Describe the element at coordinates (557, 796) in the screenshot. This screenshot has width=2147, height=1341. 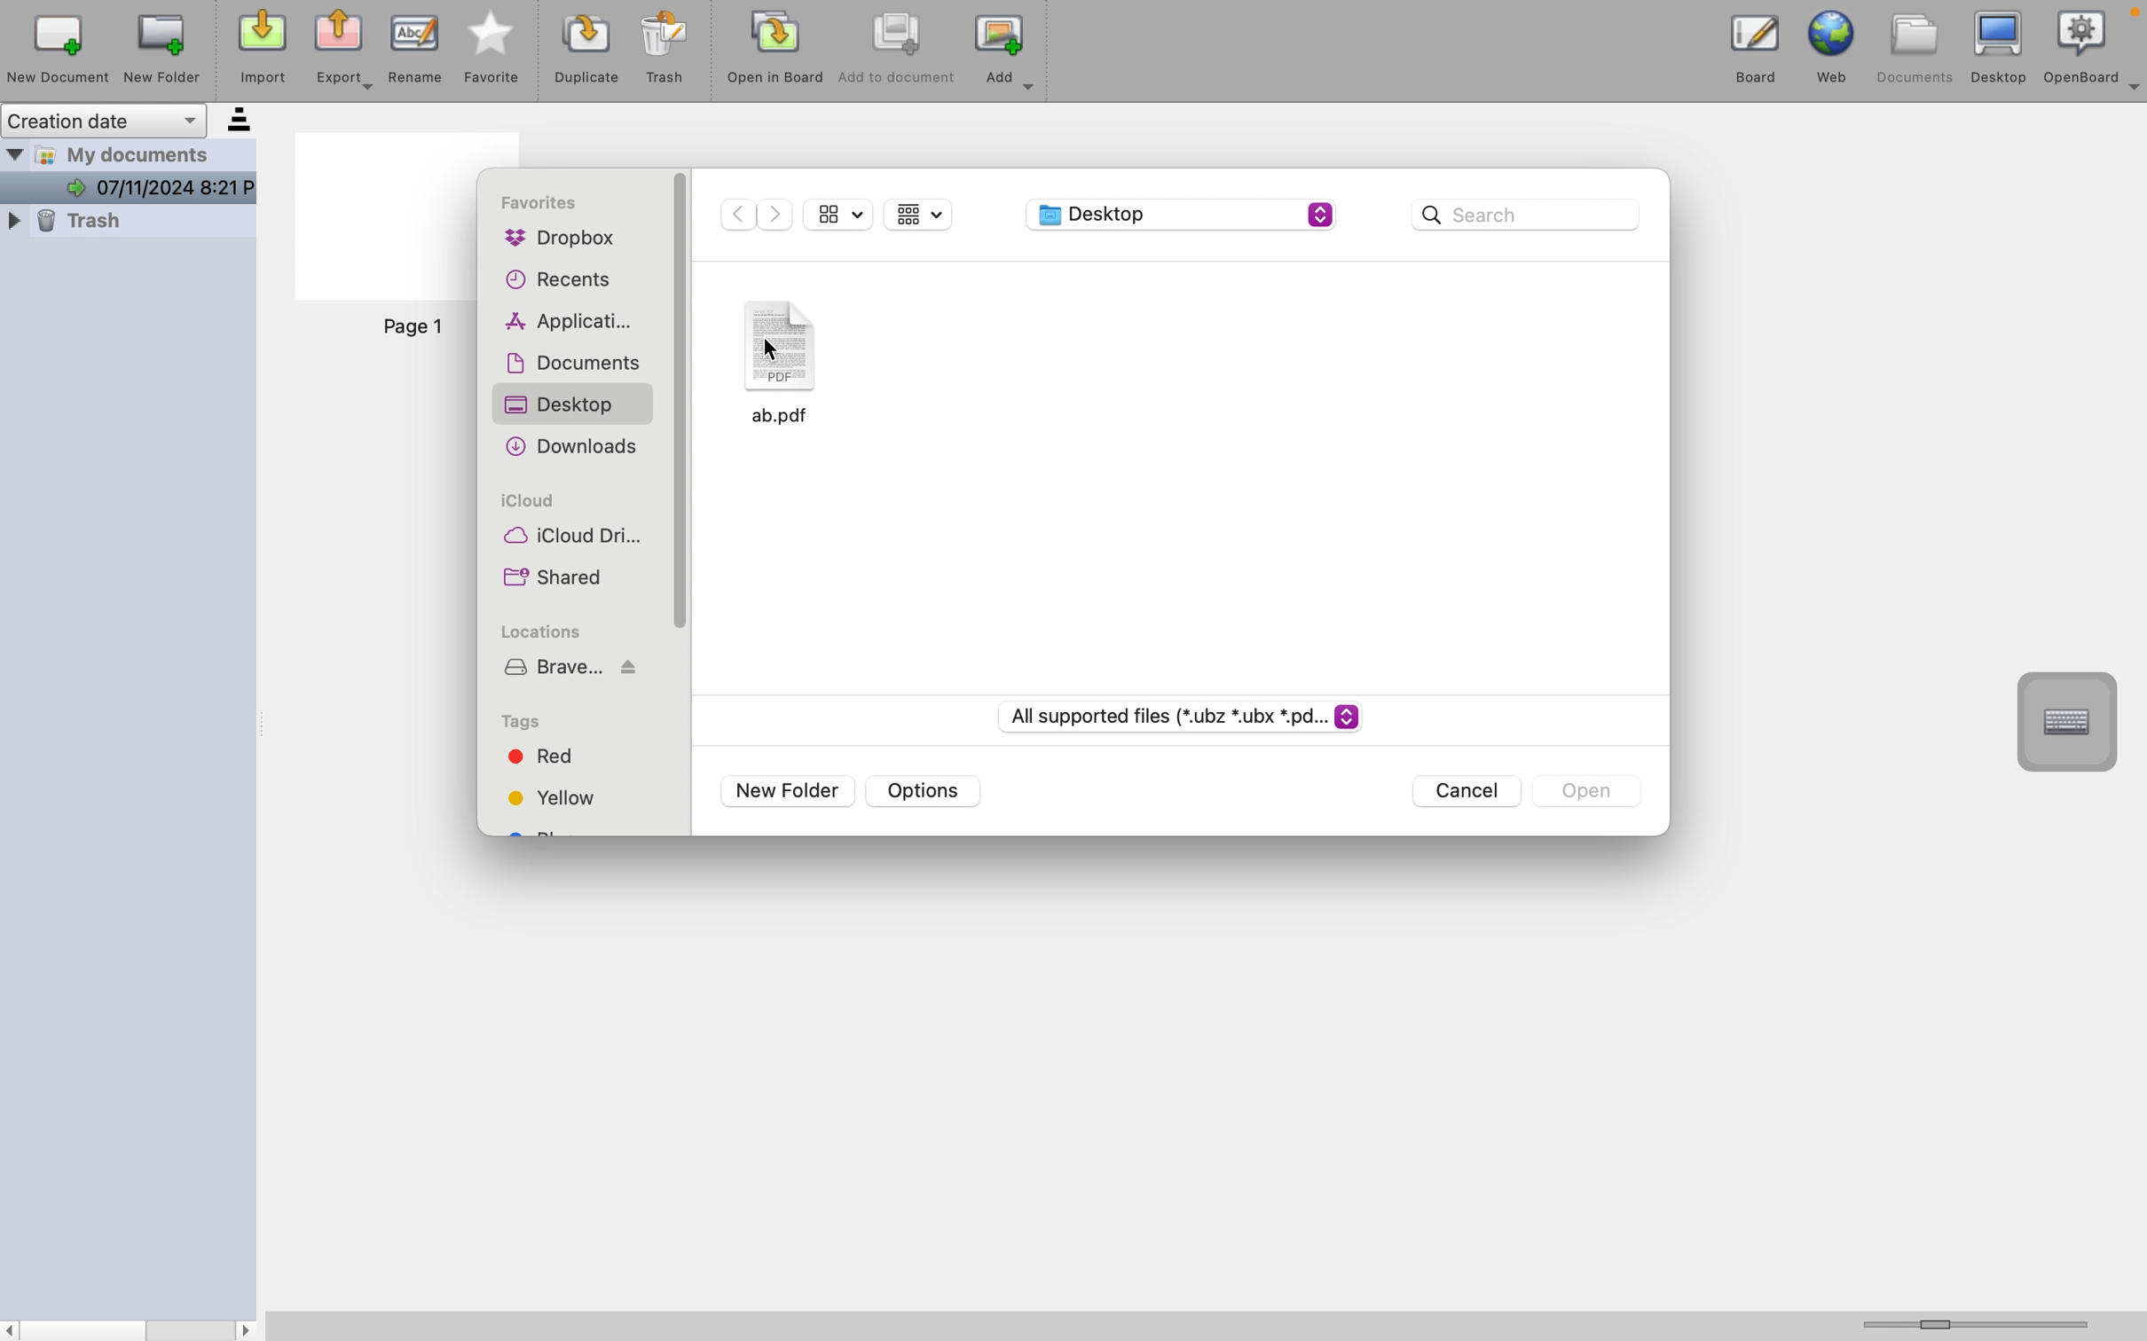
I see `yellow` at that location.